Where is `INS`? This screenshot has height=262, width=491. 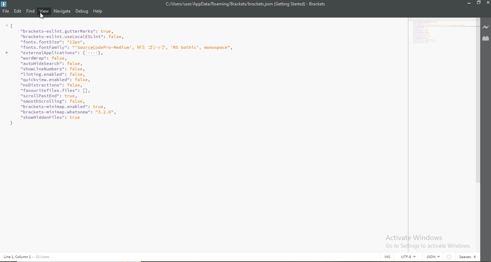 INS is located at coordinates (388, 257).